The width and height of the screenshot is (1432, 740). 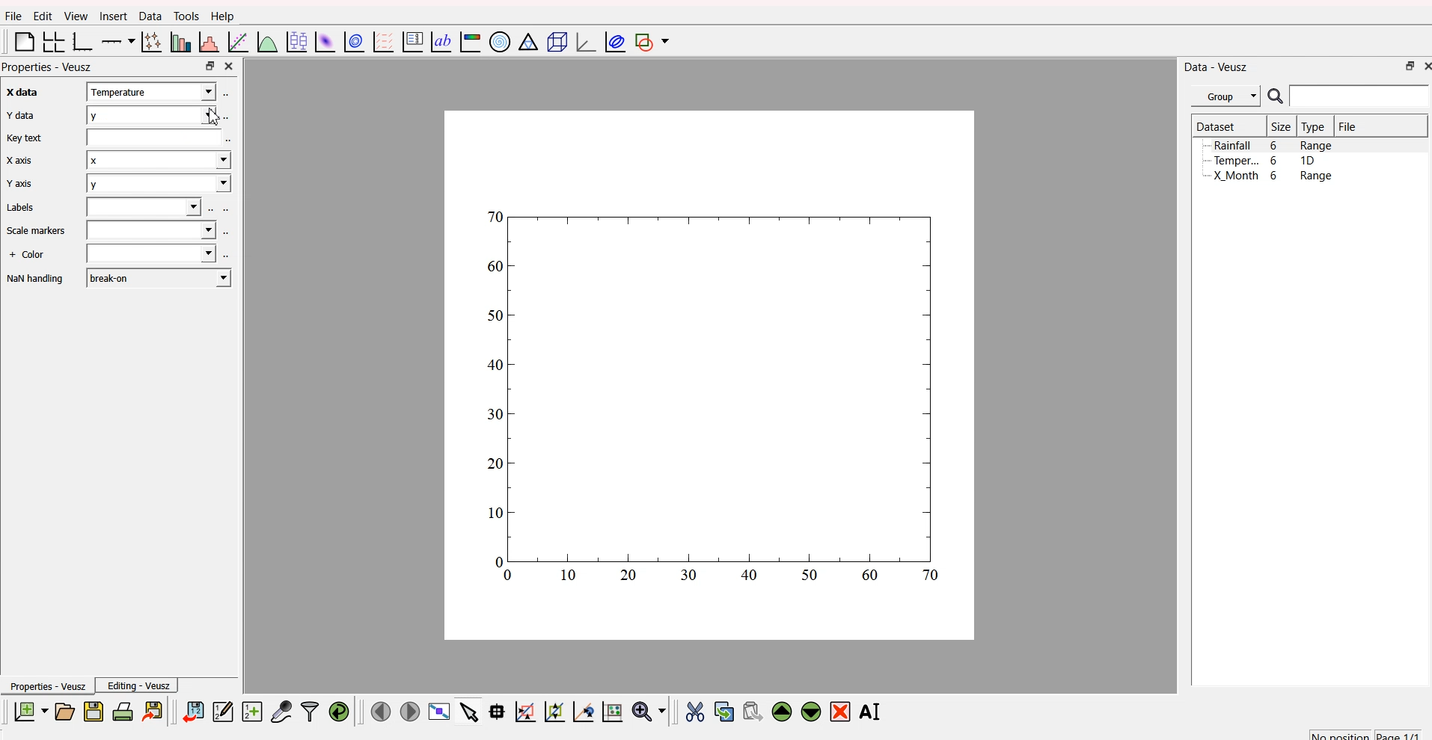 What do you see at coordinates (238, 43) in the screenshot?
I see `fit function to data` at bounding box center [238, 43].